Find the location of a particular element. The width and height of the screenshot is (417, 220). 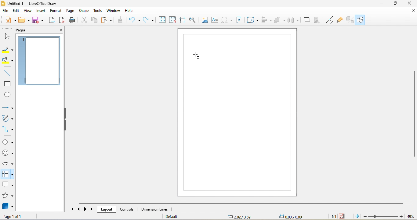

new is located at coordinates (11, 20).